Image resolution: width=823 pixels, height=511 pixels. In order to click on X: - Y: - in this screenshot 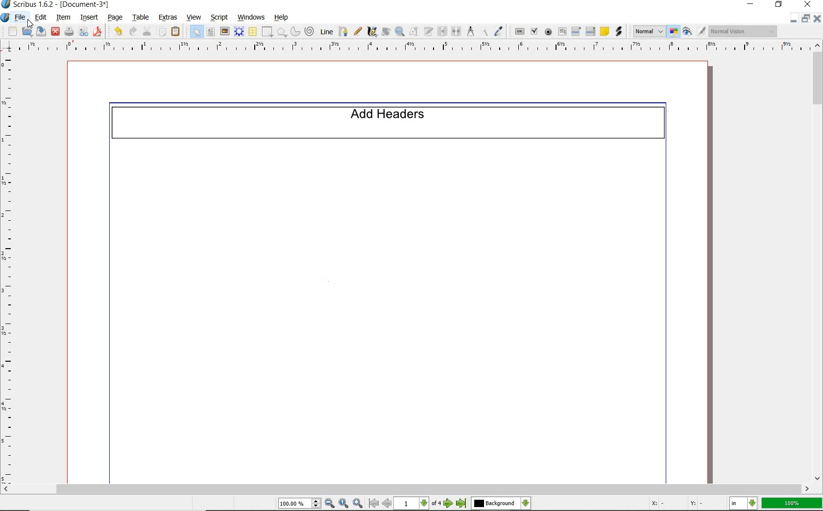, I will do `click(675, 503)`.